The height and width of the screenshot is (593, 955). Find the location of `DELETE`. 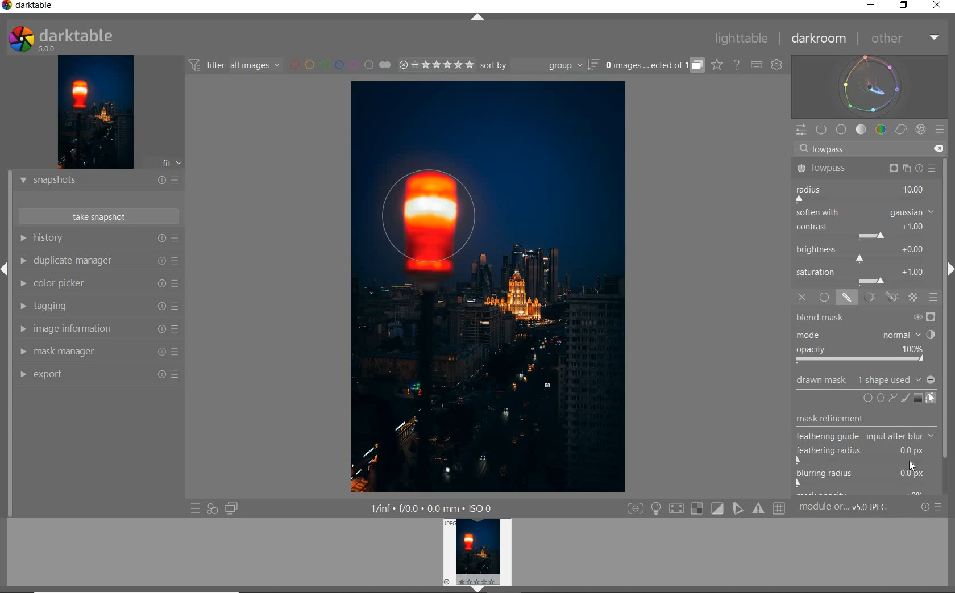

DELETE is located at coordinates (940, 149).